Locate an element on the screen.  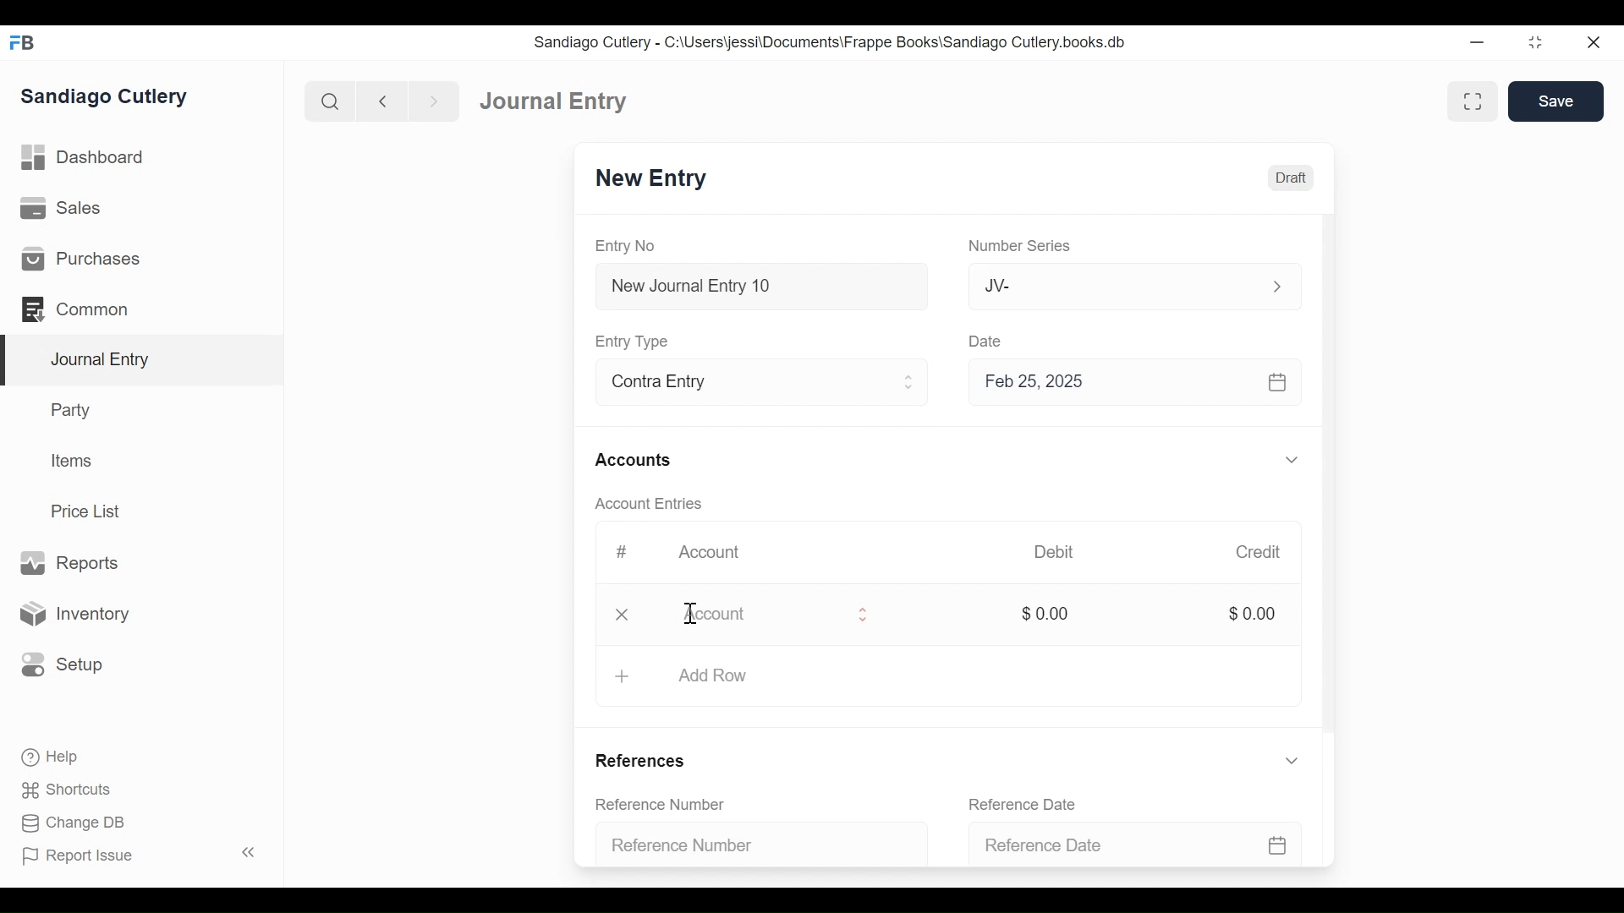
Accounts is located at coordinates (636, 460).